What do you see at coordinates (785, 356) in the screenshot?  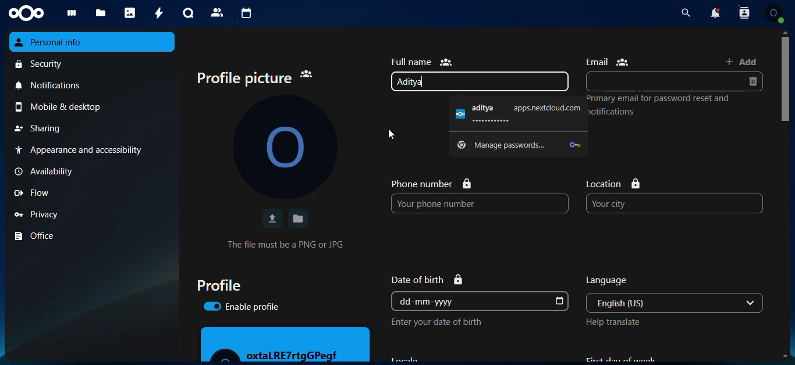 I see `scroll down` at bounding box center [785, 356].